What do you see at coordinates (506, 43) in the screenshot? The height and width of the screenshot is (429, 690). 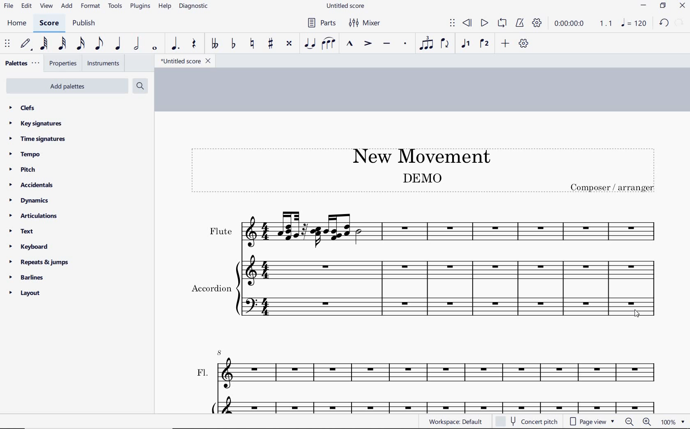 I see `add` at bounding box center [506, 43].